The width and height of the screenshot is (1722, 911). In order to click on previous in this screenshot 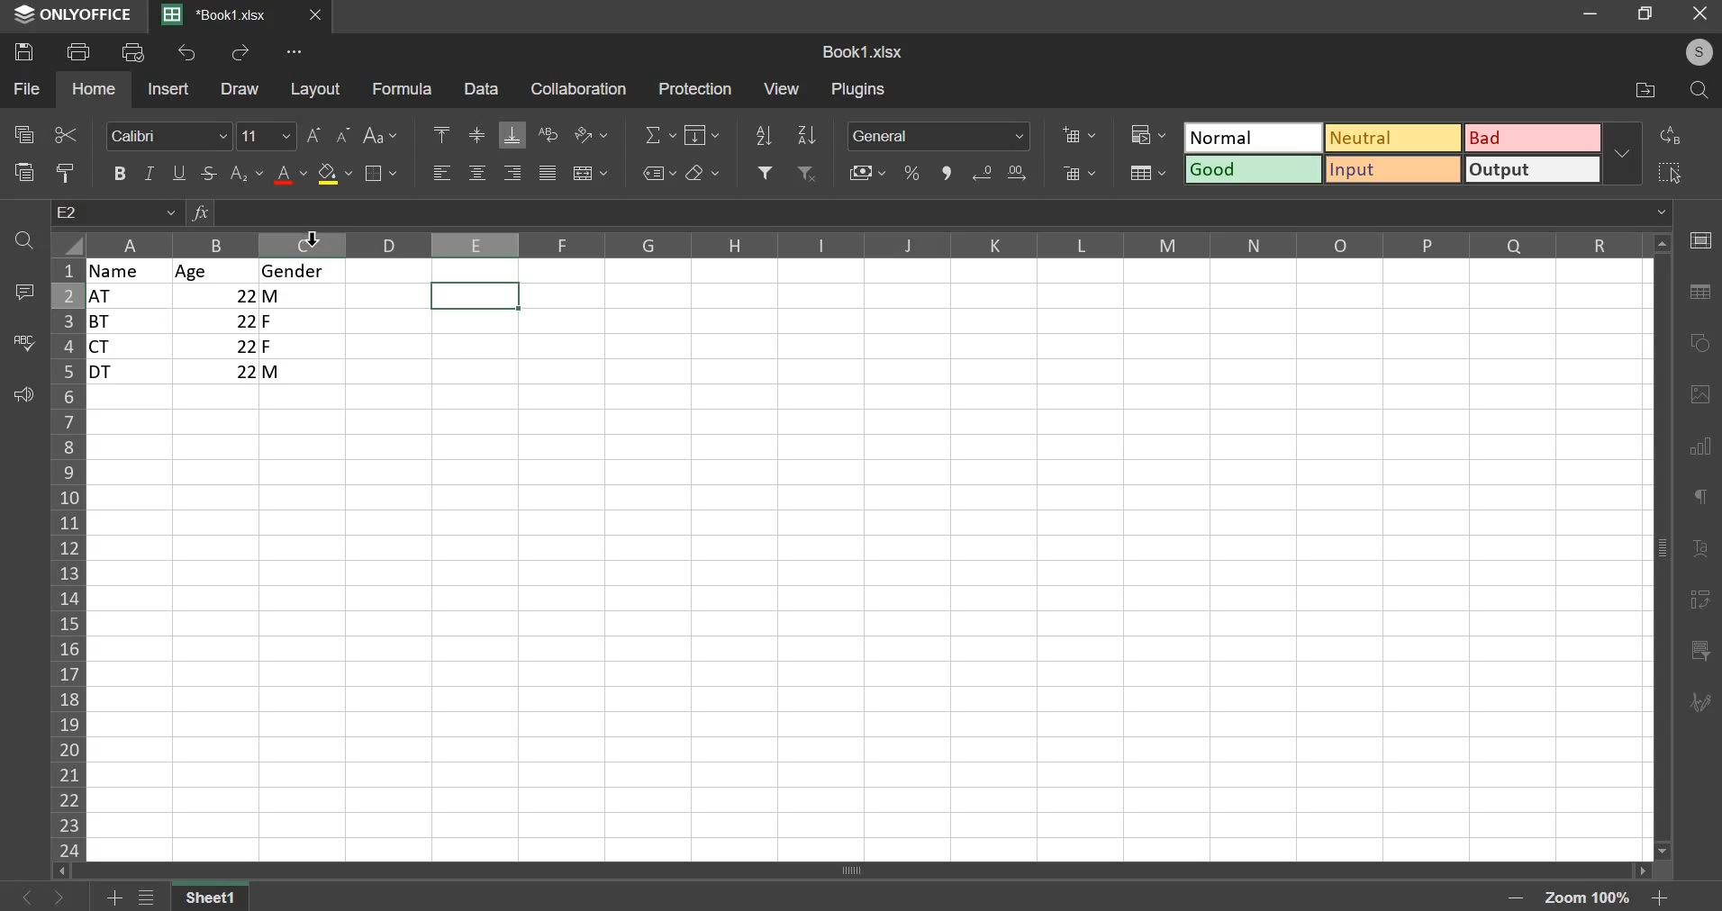, I will do `click(66, 897)`.